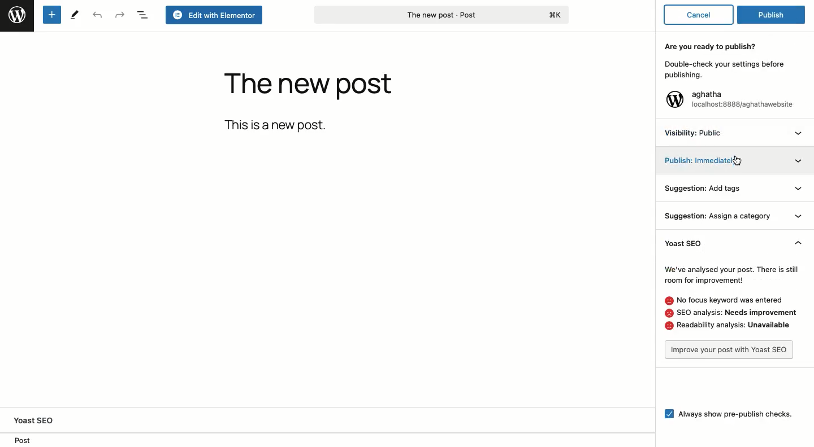 This screenshot has width=814, height=447. Describe the element at coordinates (733, 297) in the screenshot. I see `We've analysed your post. There is stillroom for improvement! No focus keyword was entered@ SEO analysis: Needs improvement.  Readability analysis: Unavailable` at that location.